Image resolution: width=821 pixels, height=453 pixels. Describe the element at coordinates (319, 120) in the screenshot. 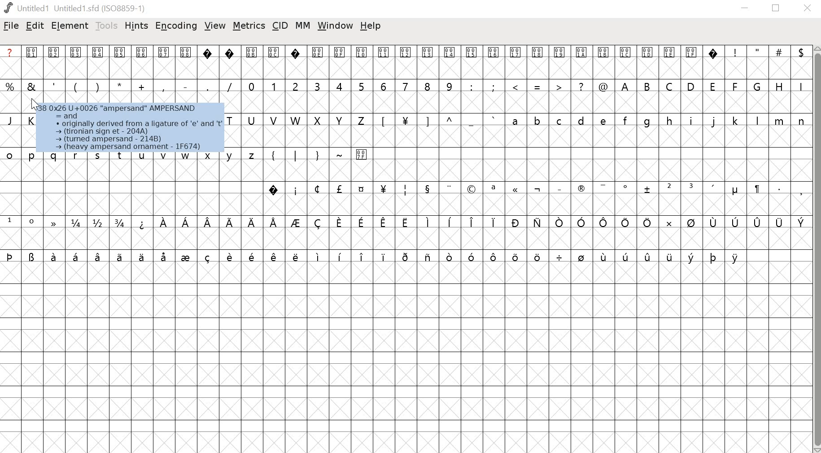

I see `X` at that location.